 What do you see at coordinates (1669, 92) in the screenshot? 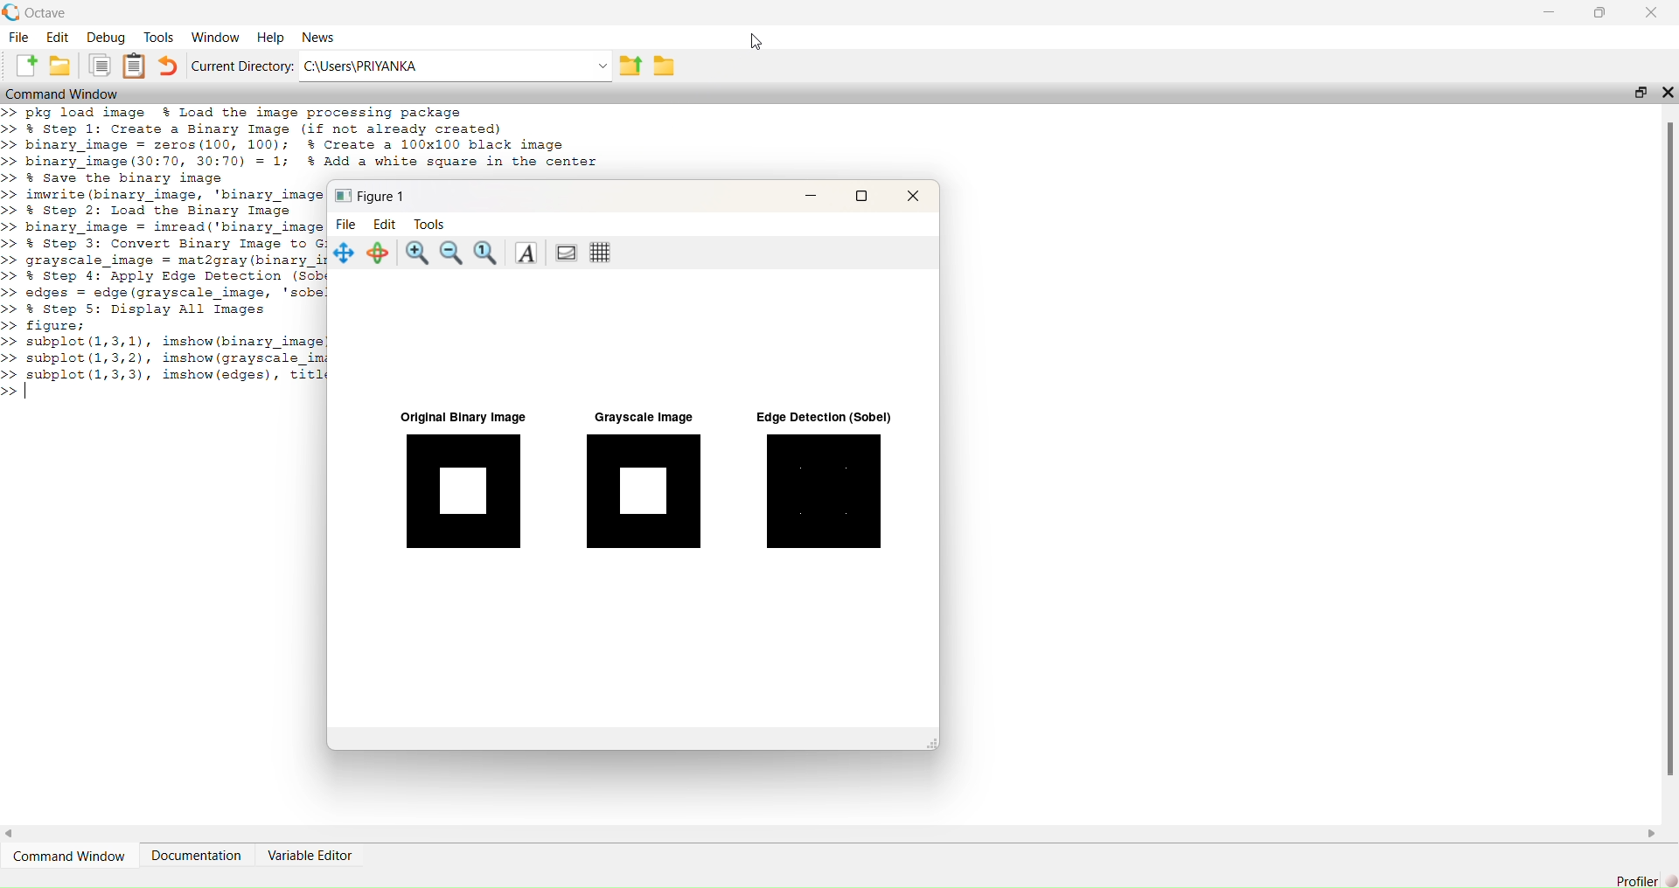
I see `close` at bounding box center [1669, 92].